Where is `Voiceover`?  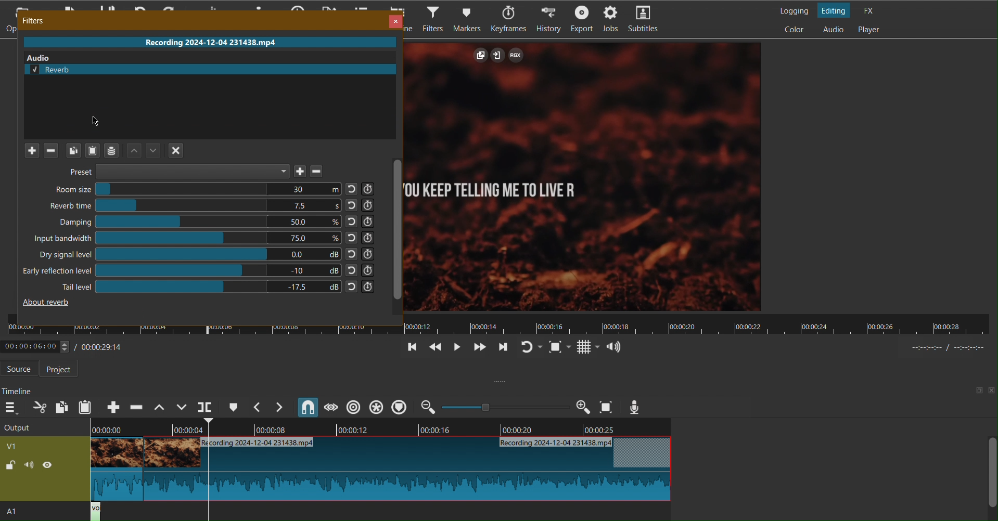 Voiceover is located at coordinates (635, 407).